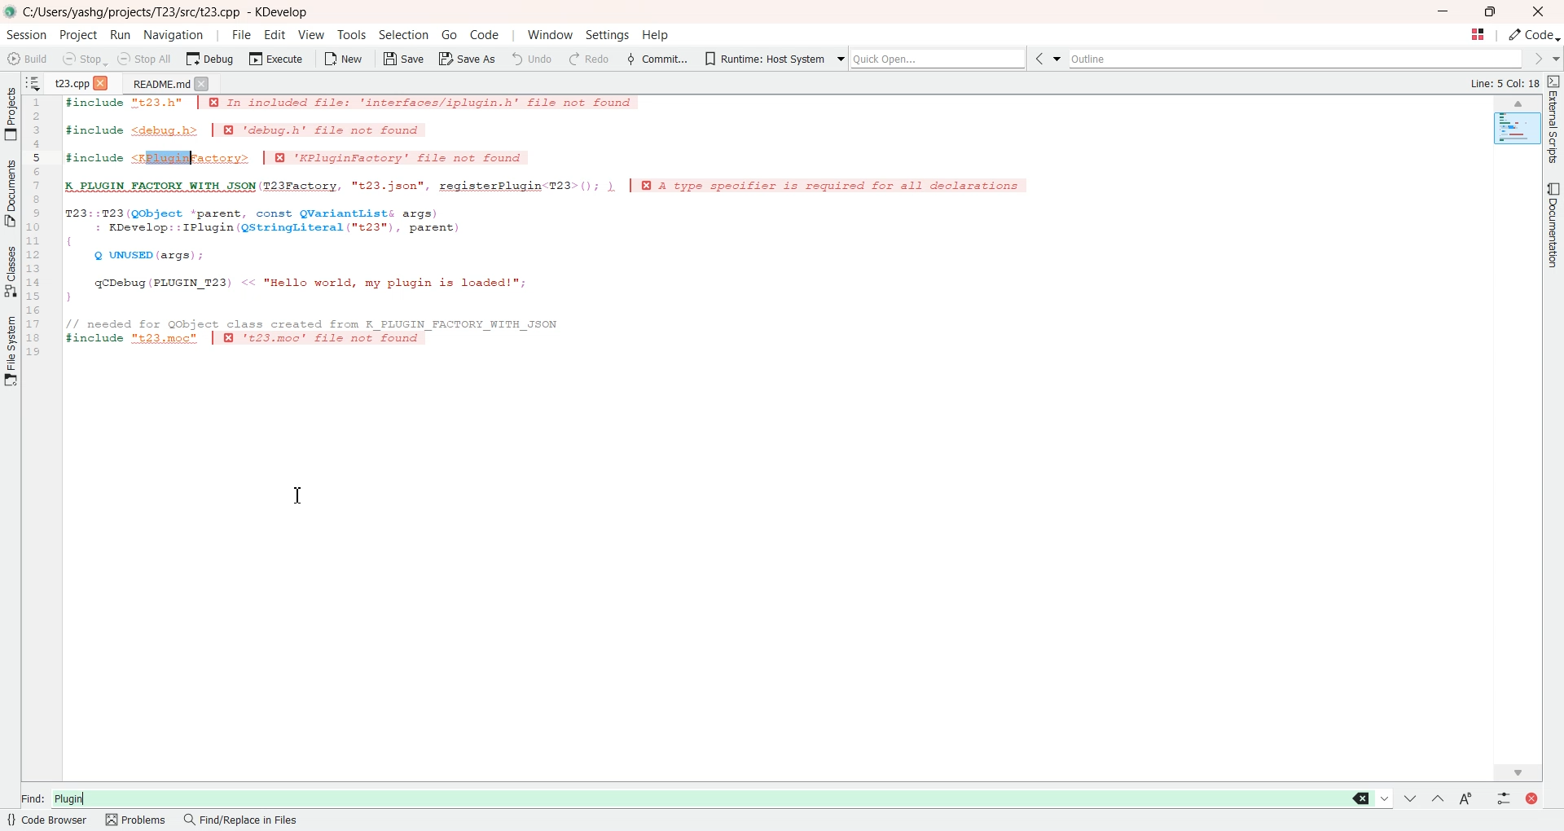 Image resolution: width=1564 pixels, height=831 pixels. Describe the element at coordinates (940, 59) in the screenshot. I see `Quick open` at that location.